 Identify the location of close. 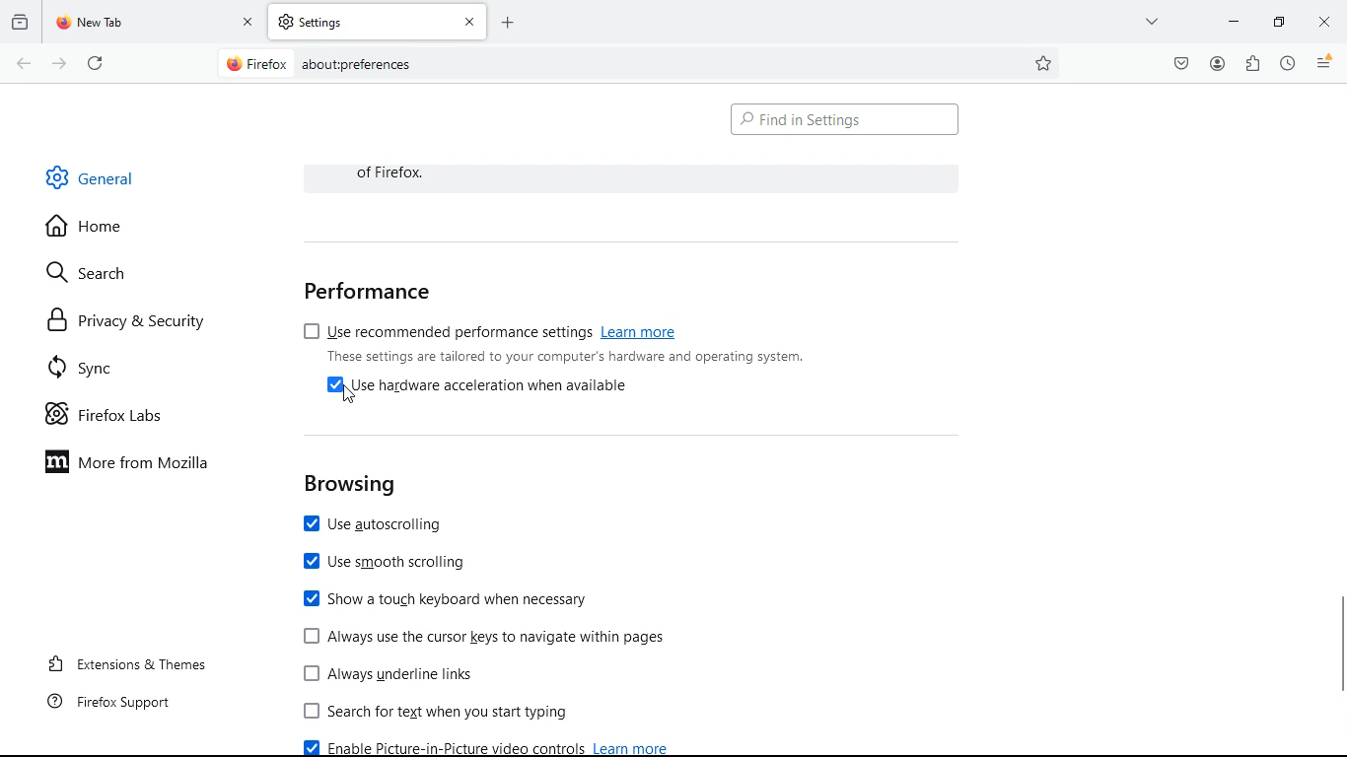
(1324, 21).